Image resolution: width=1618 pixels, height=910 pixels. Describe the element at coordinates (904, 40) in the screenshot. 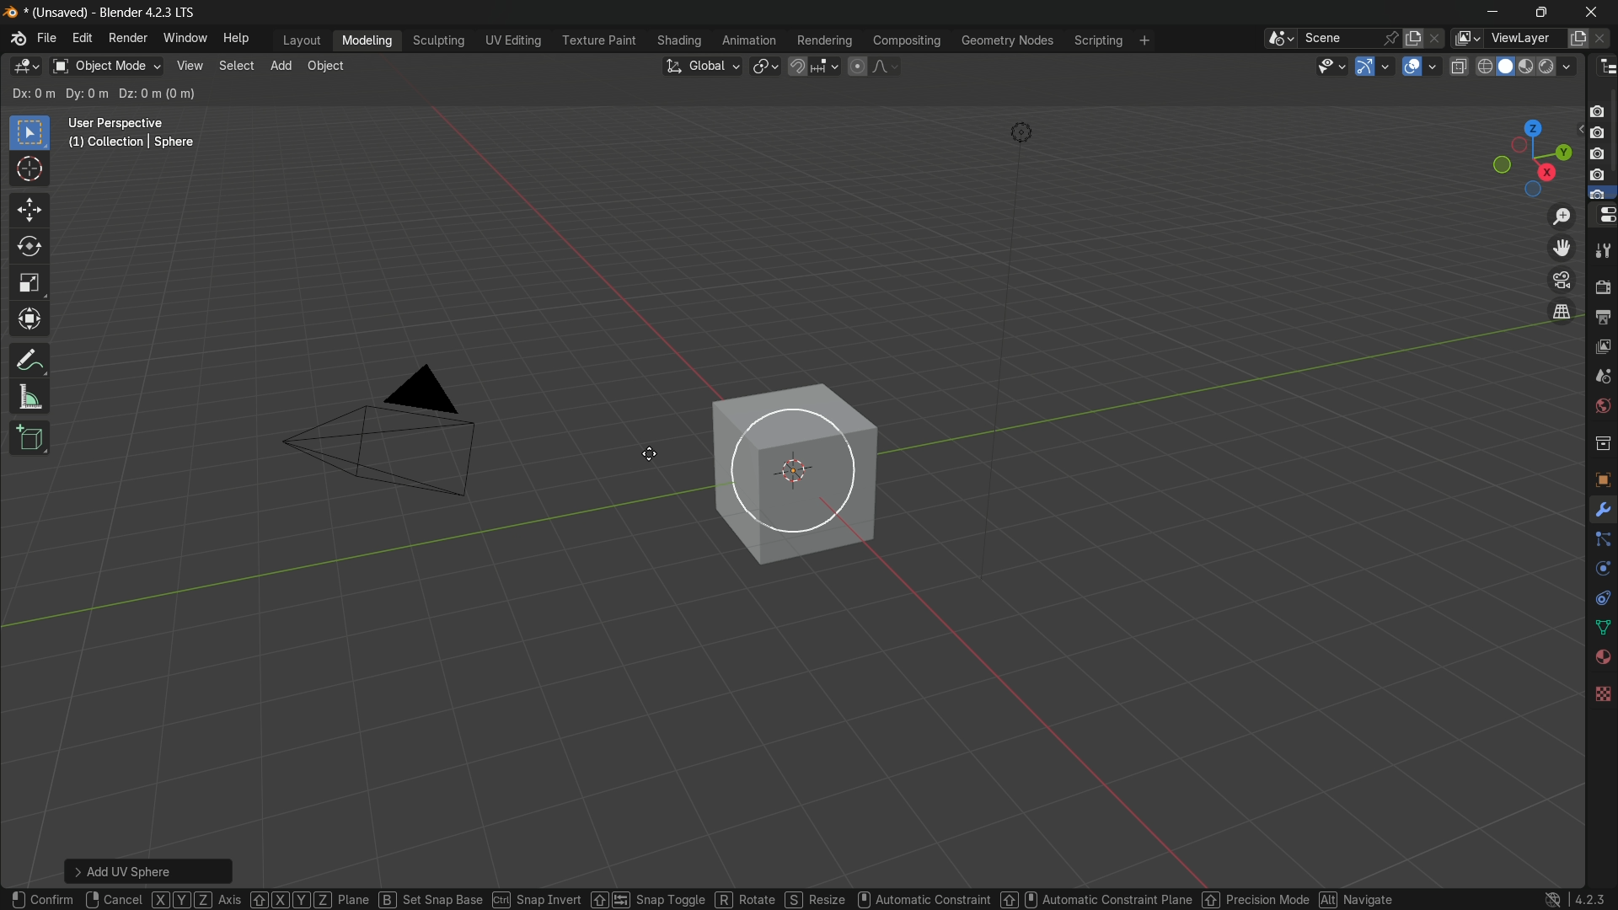

I see `compositing menu` at that location.